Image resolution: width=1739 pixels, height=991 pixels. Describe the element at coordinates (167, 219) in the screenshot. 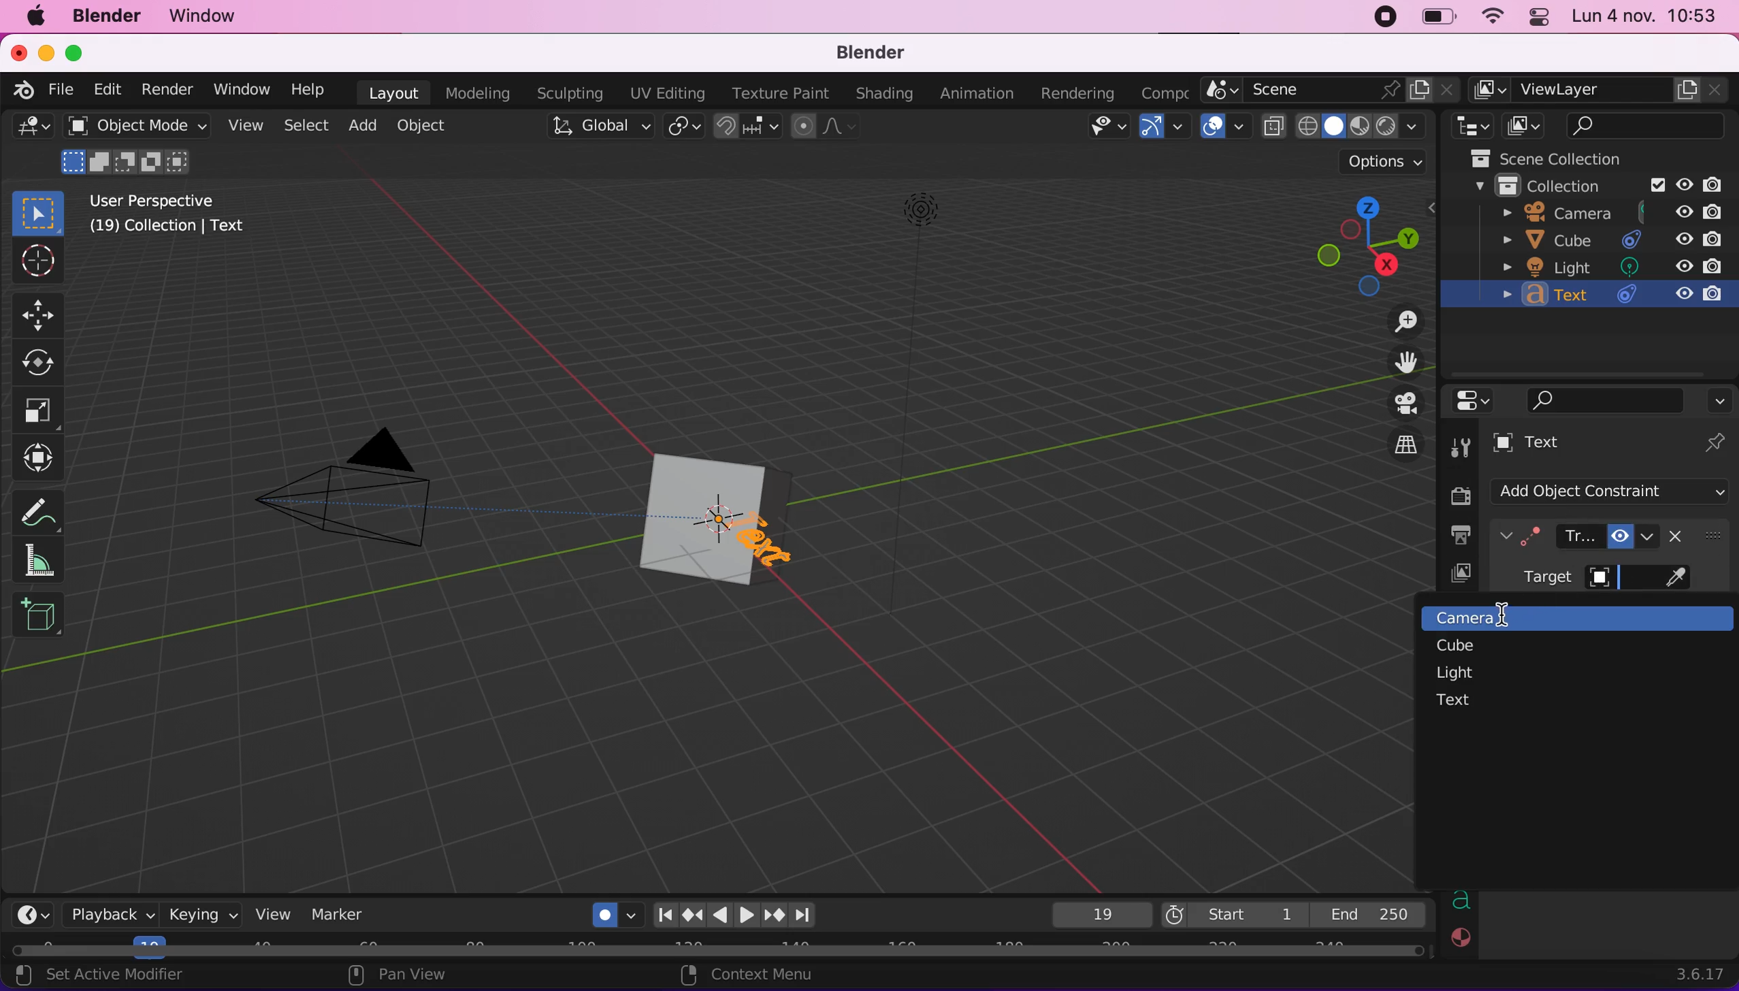

I see `user perspective (19) collection | text` at that location.